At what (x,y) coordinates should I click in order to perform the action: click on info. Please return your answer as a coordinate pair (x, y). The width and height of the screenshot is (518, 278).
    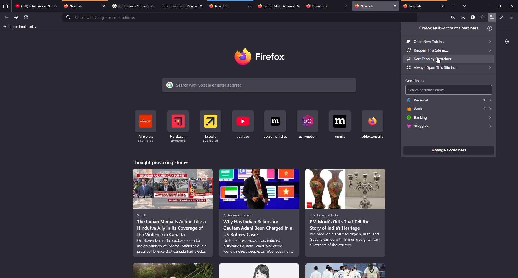
    Looking at the image, I should click on (490, 29).